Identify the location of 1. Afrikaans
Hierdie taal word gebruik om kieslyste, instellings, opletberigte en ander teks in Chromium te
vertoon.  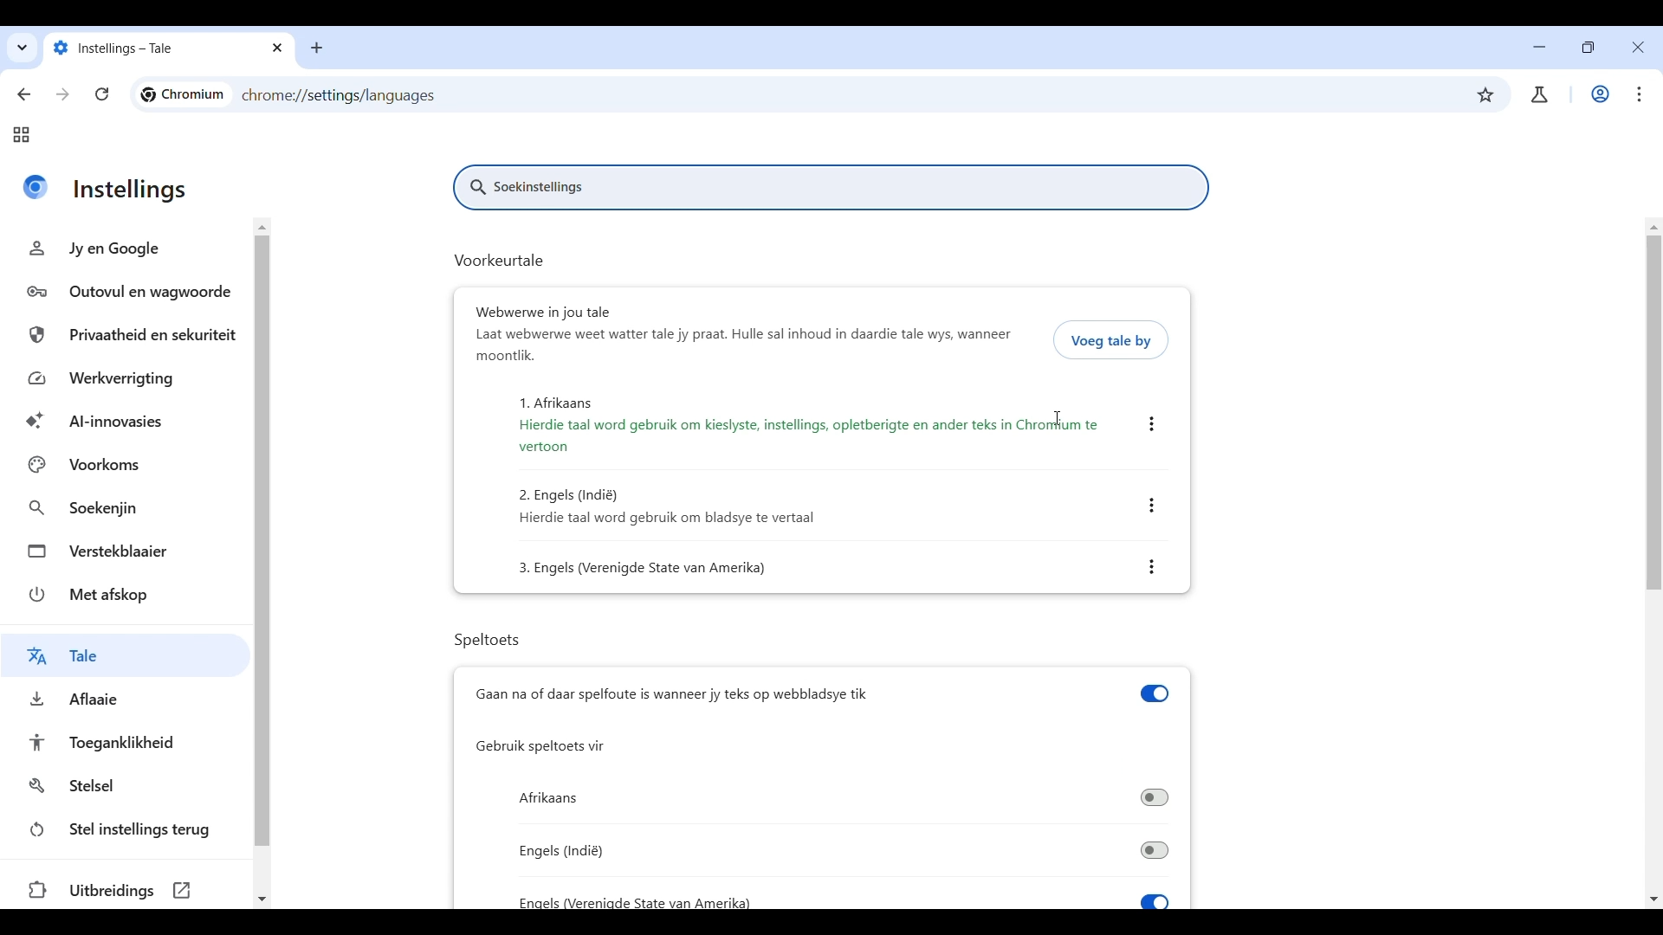
(810, 424).